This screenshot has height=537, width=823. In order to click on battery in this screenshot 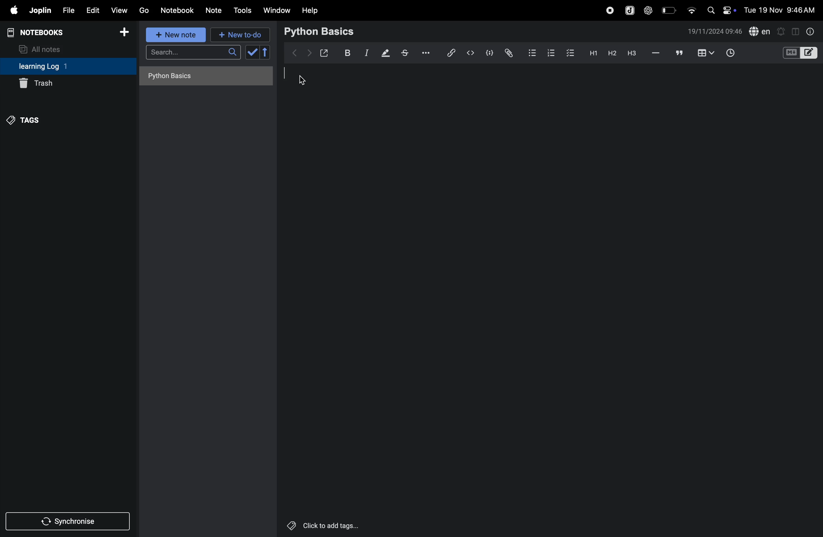, I will do `click(669, 10)`.